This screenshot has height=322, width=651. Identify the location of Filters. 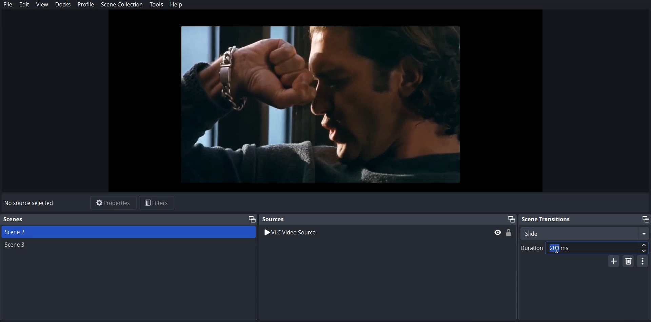
(157, 203).